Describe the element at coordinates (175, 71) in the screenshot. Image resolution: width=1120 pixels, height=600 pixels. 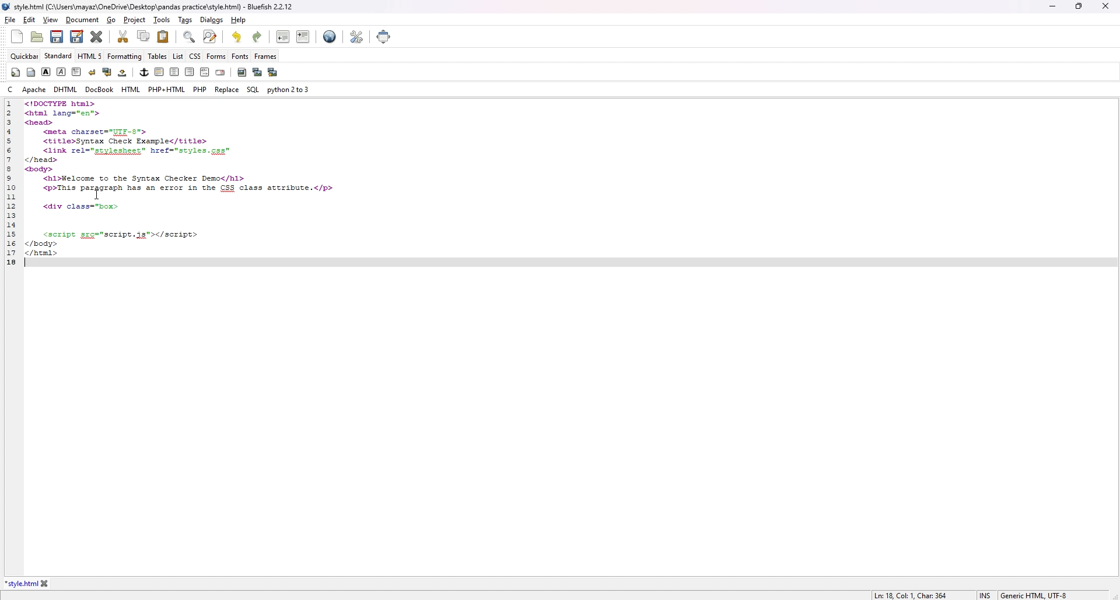
I see `center` at that location.